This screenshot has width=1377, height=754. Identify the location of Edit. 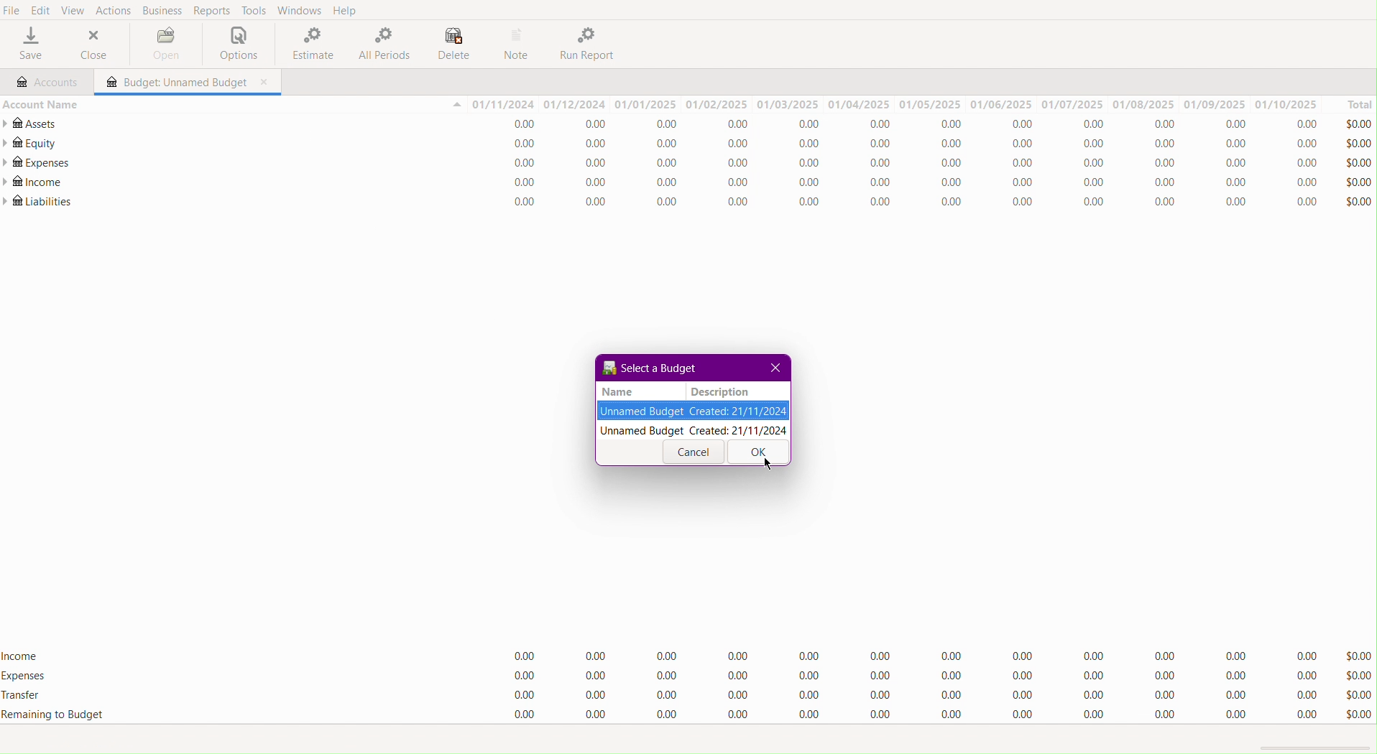
(39, 11).